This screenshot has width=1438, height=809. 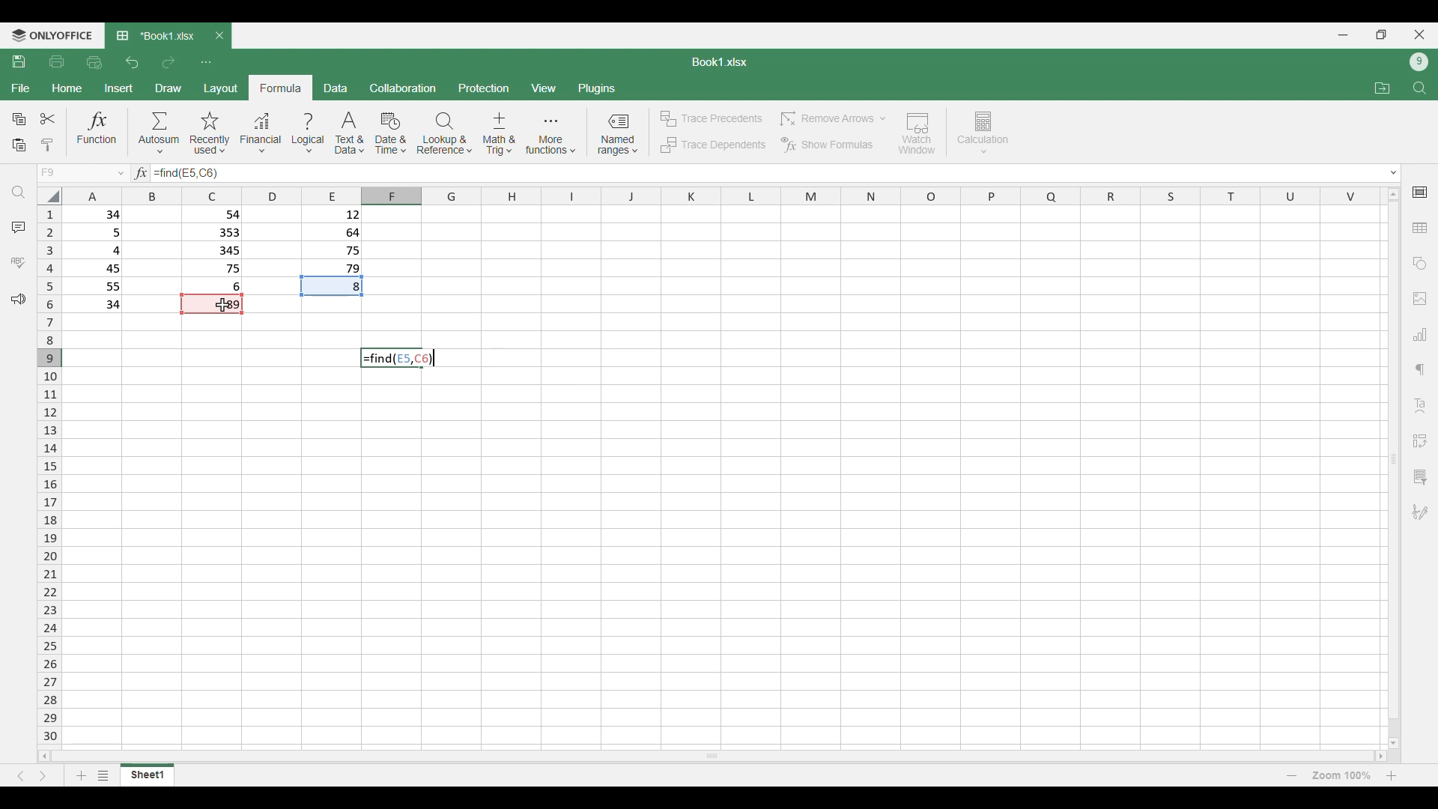 I want to click on Find function, so click(x=377, y=358).